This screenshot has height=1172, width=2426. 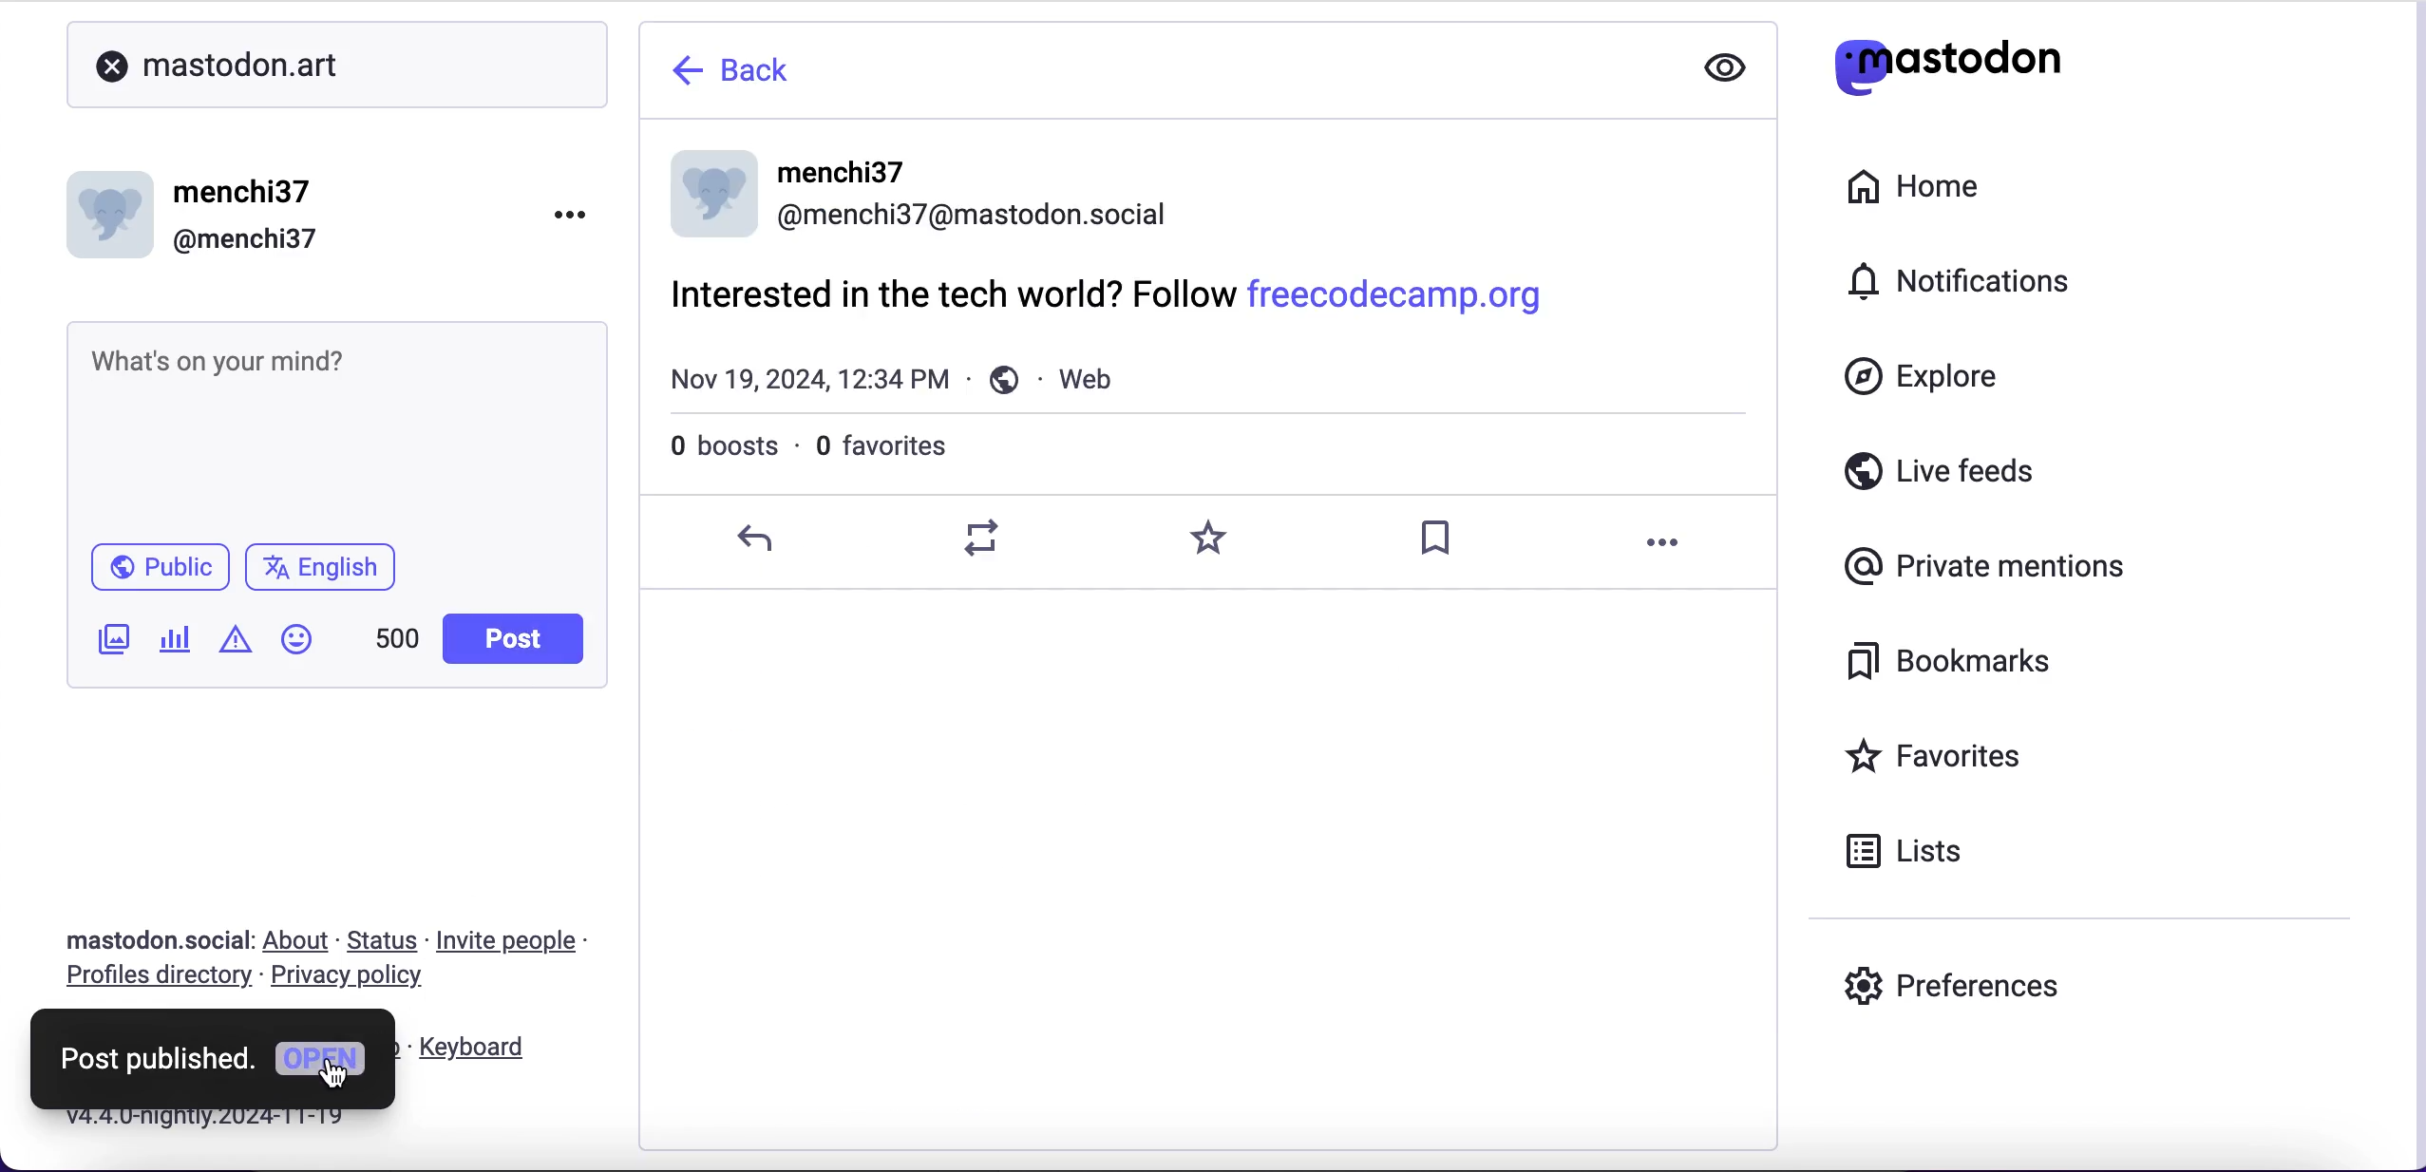 What do you see at coordinates (116, 645) in the screenshot?
I see `add image` at bounding box center [116, 645].